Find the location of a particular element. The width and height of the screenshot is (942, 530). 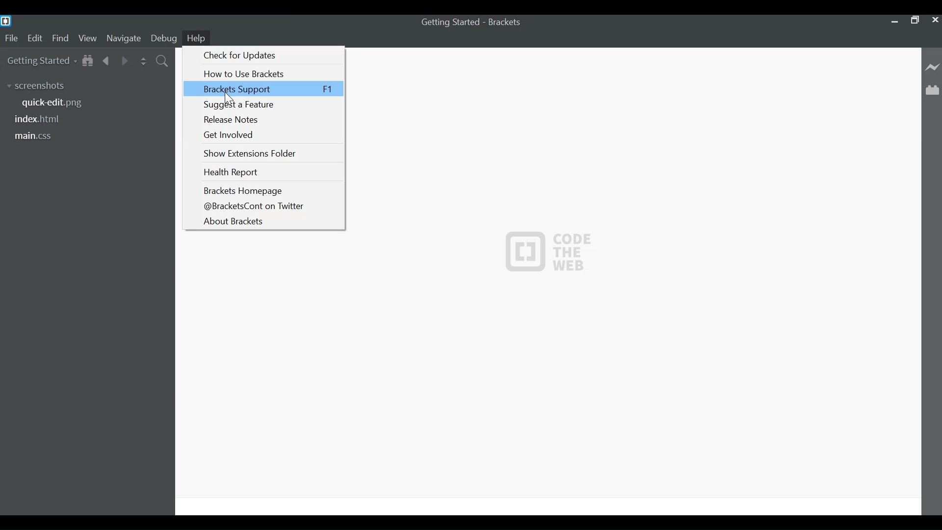

View is located at coordinates (87, 39).